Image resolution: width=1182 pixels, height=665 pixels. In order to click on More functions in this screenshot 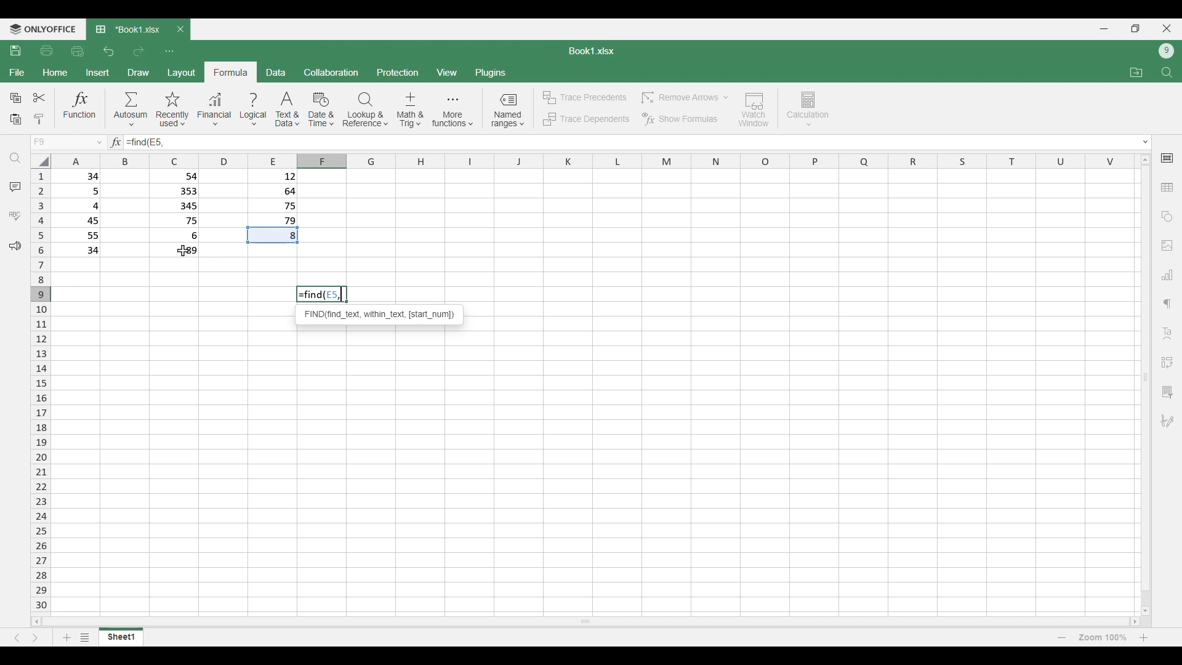, I will do `click(452, 110)`.